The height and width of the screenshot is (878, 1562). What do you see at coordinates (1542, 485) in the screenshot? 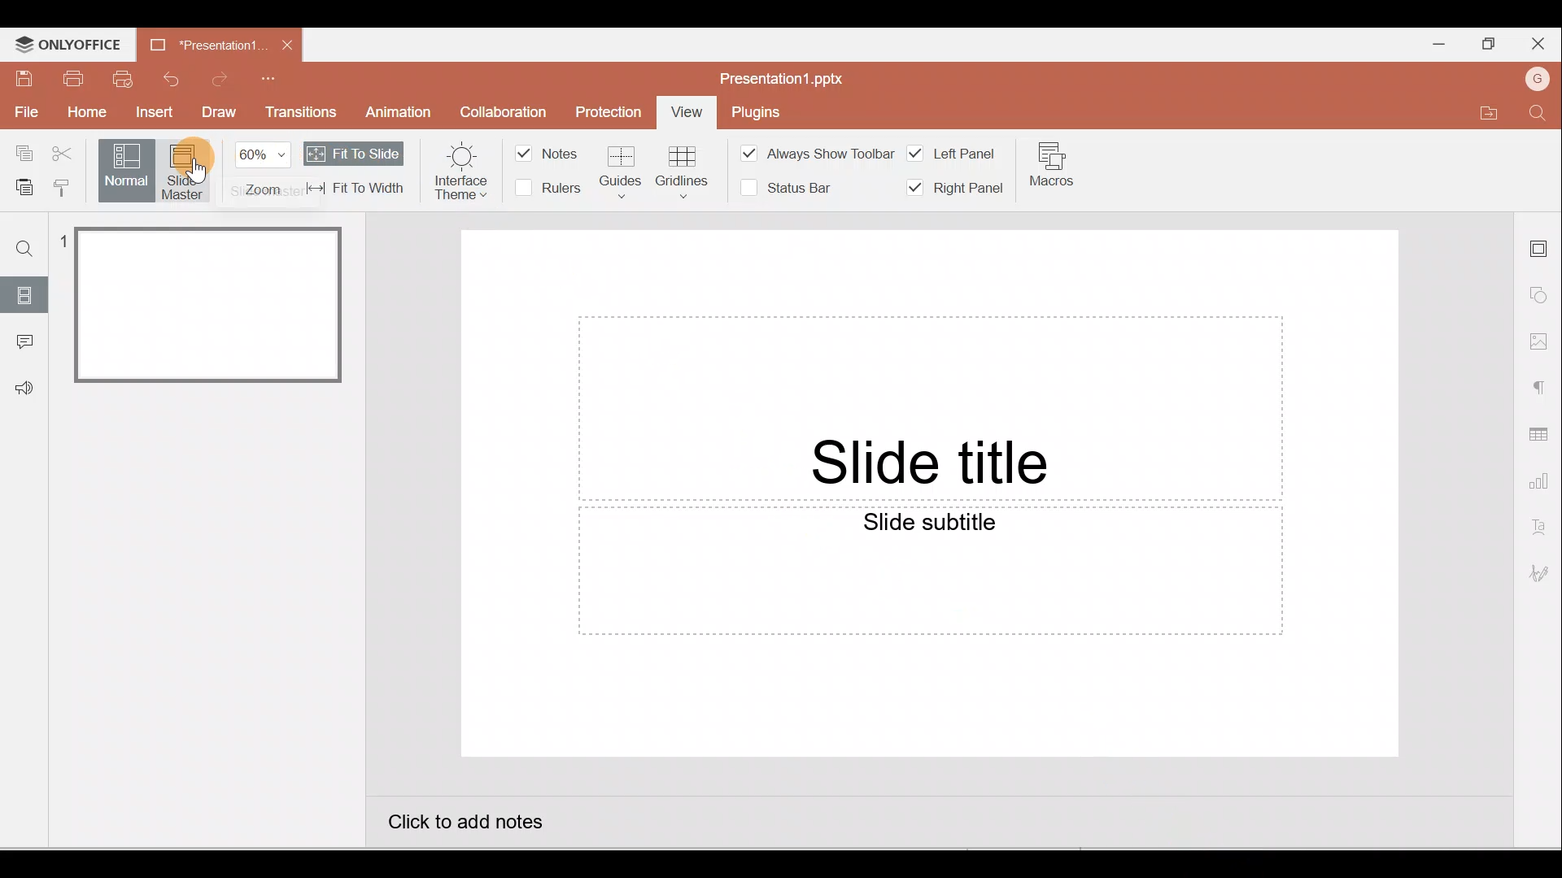
I see `Chart settings` at bounding box center [1542, 485].